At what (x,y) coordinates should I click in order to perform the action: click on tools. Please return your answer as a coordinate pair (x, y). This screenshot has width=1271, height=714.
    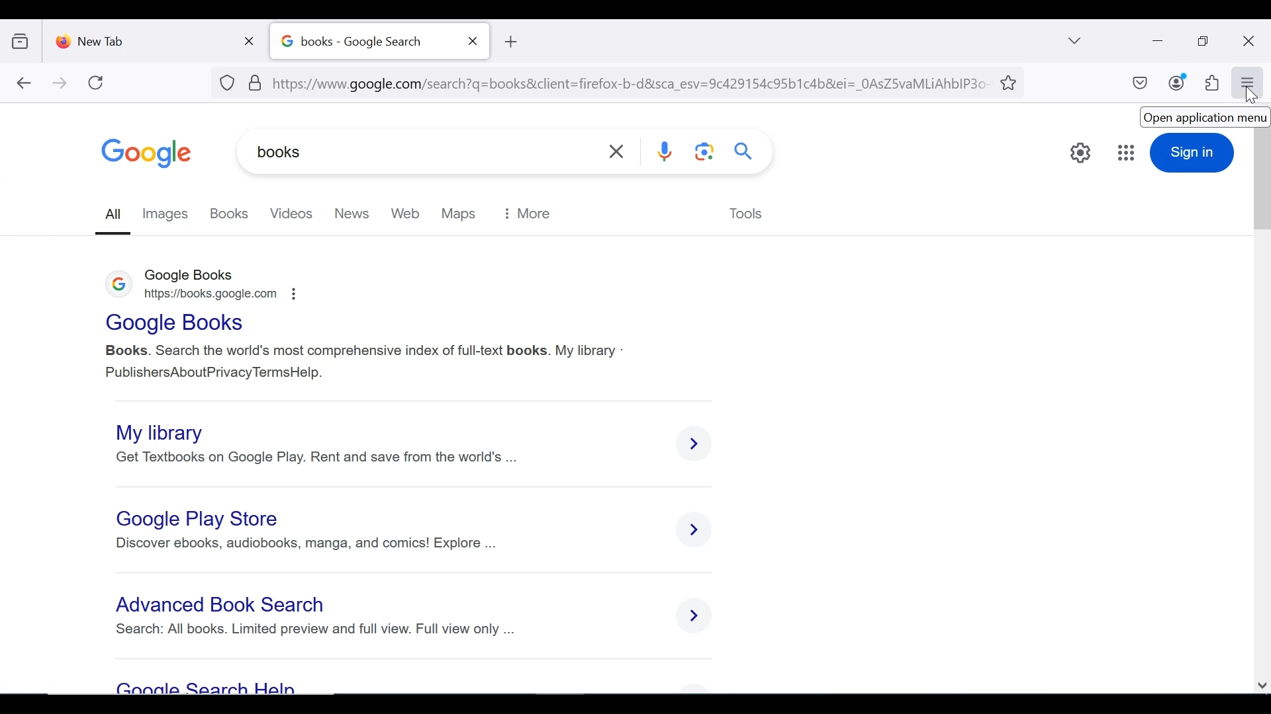
    Looking at the image, I should click on (747, 215).